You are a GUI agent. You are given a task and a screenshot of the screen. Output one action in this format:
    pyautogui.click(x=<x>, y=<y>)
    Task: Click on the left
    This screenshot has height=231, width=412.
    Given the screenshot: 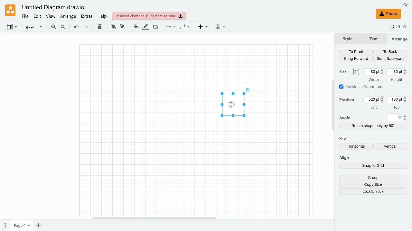 What is the action you would take?
    pyautogui.click(x=374, y=107)
    